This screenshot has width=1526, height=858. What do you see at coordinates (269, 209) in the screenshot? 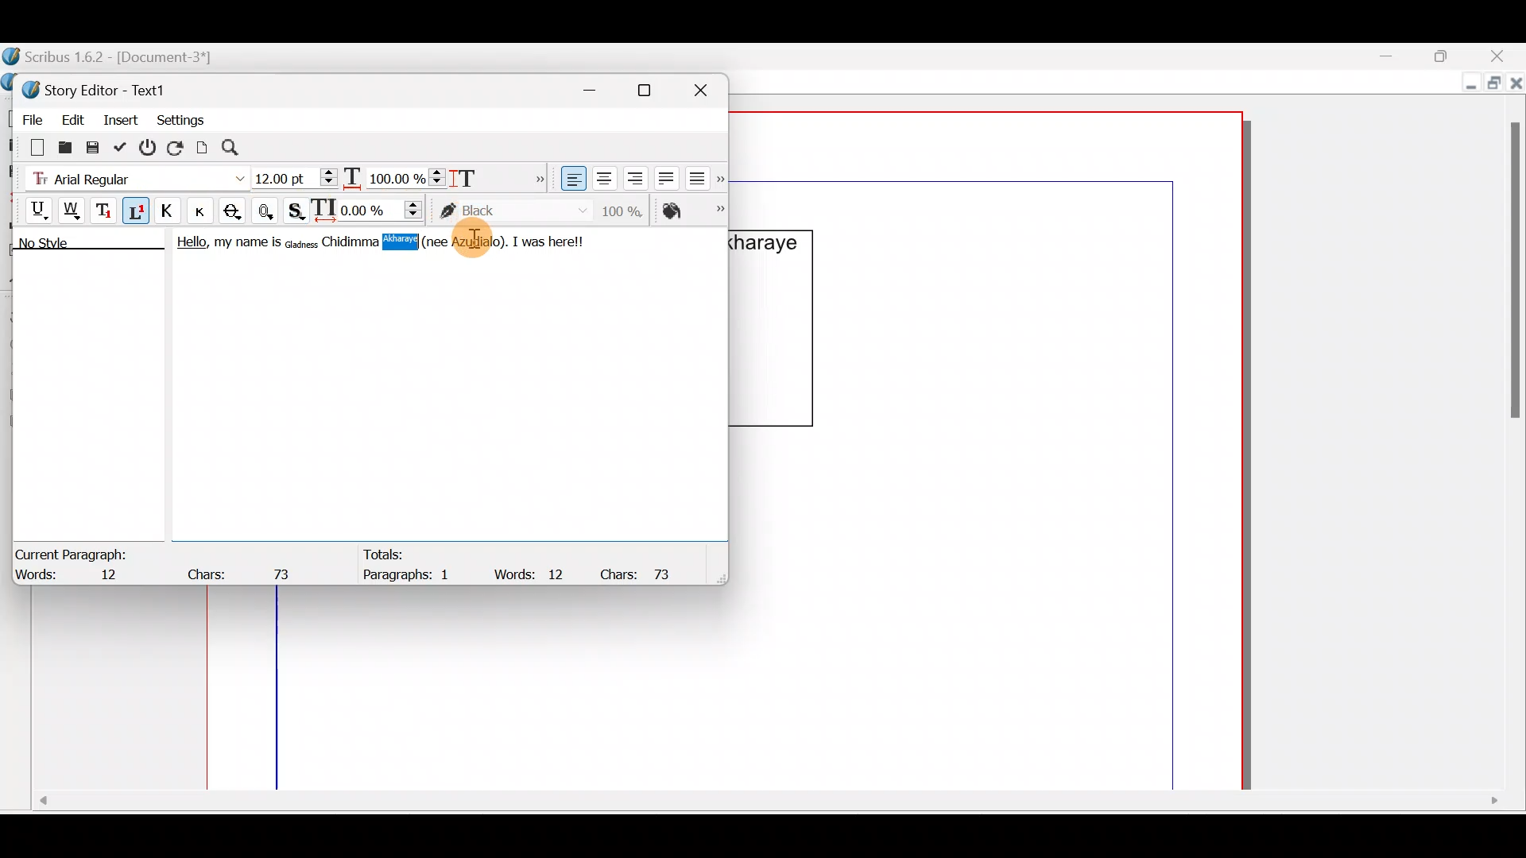
I see `Outline` at bounding box center [269, 209].